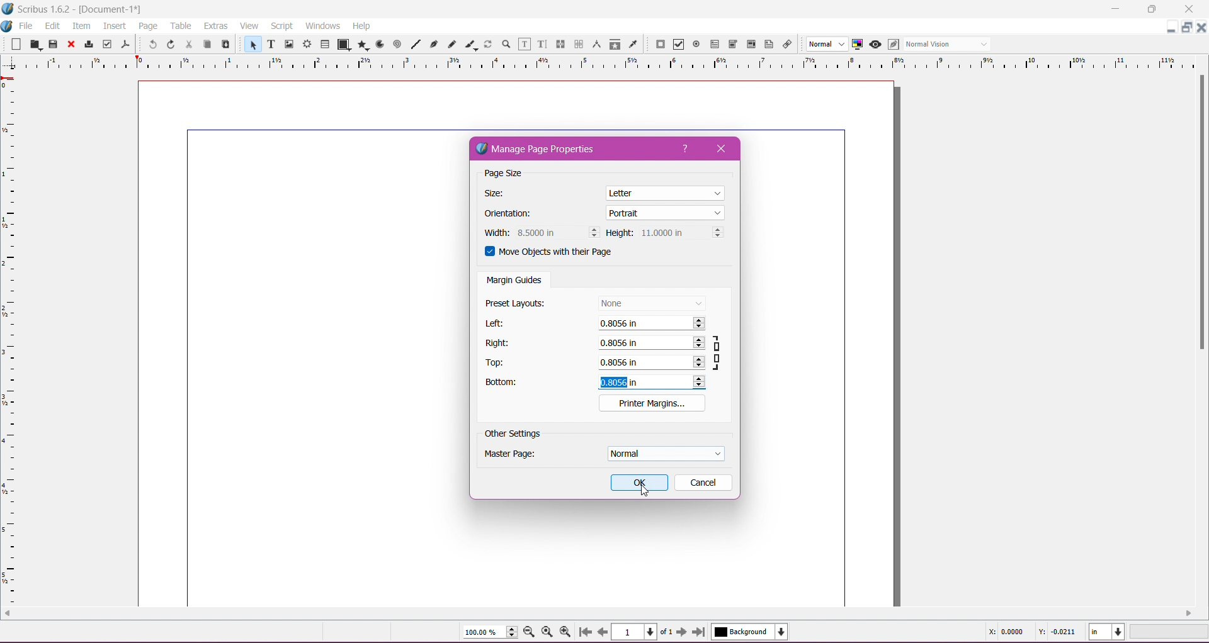  What do you see at coordinates (206, 43) in the screenshot?
I see `Copy` at bounding box center [206, 43].